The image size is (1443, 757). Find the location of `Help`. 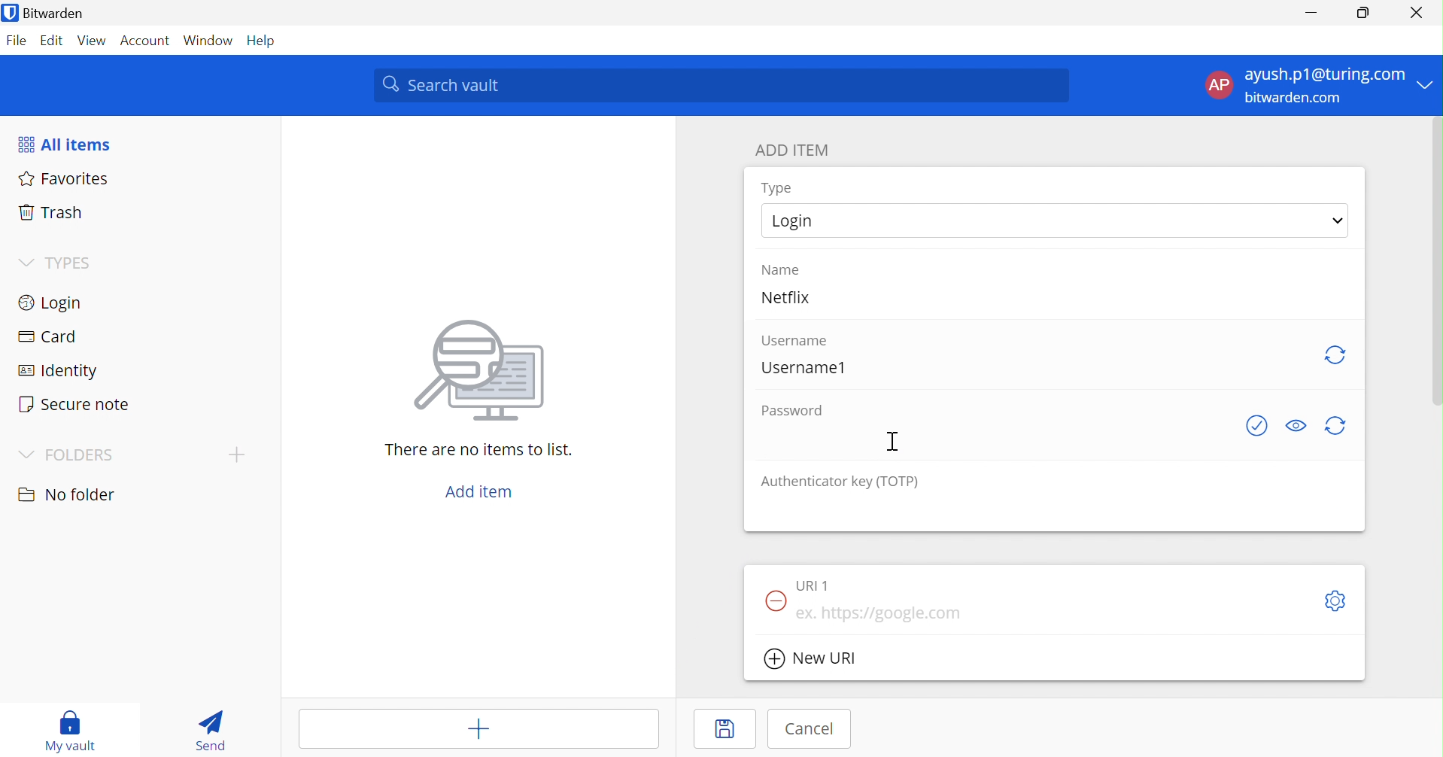

Help is located at coordinates (263, 41).